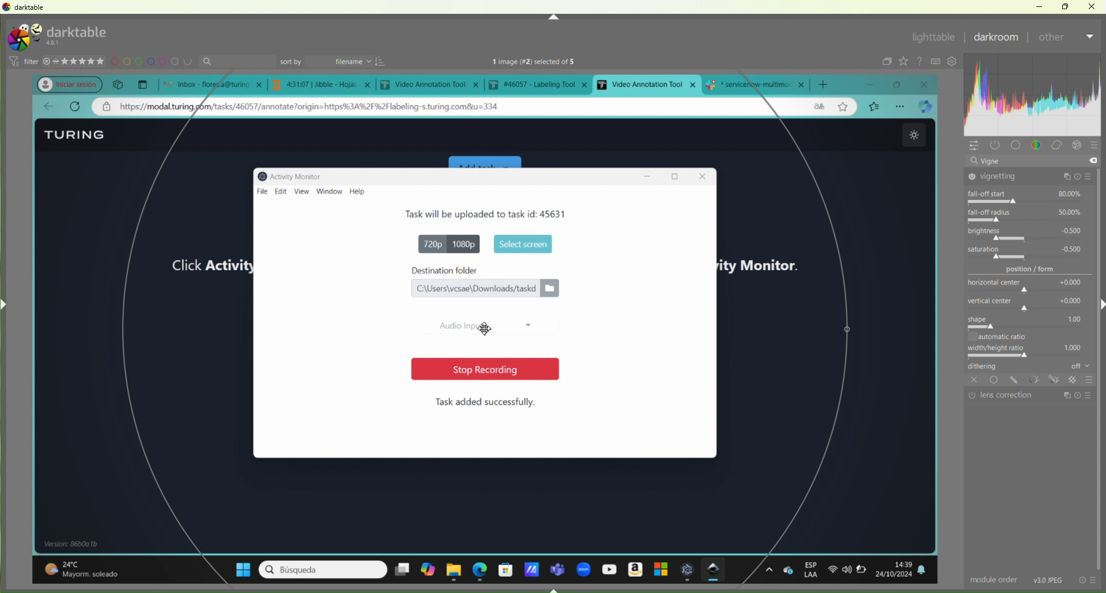 The width and height of the screenshot is (1106, 593). Describe the element at coordinates (647, 84) in the screenshot. I see `current open tab` at that location.